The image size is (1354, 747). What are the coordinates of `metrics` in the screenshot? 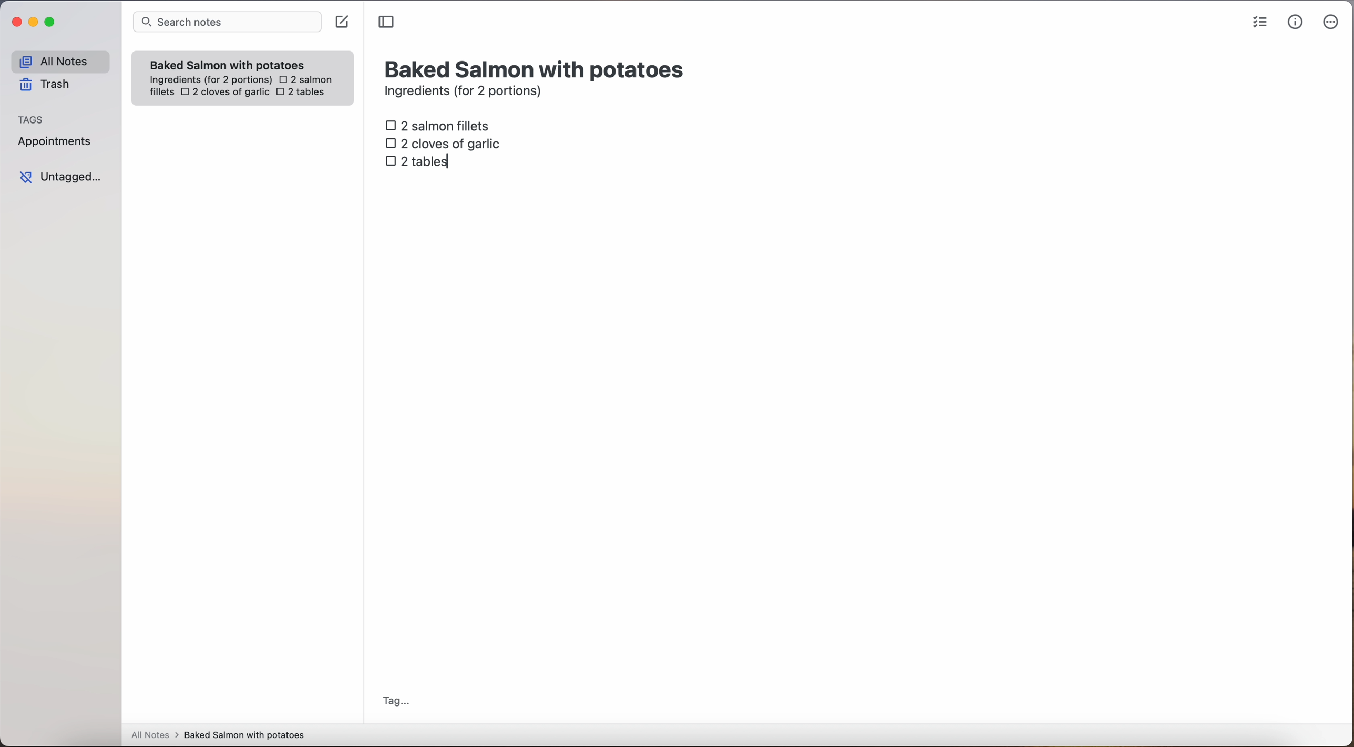 It's located at (1296, 22).